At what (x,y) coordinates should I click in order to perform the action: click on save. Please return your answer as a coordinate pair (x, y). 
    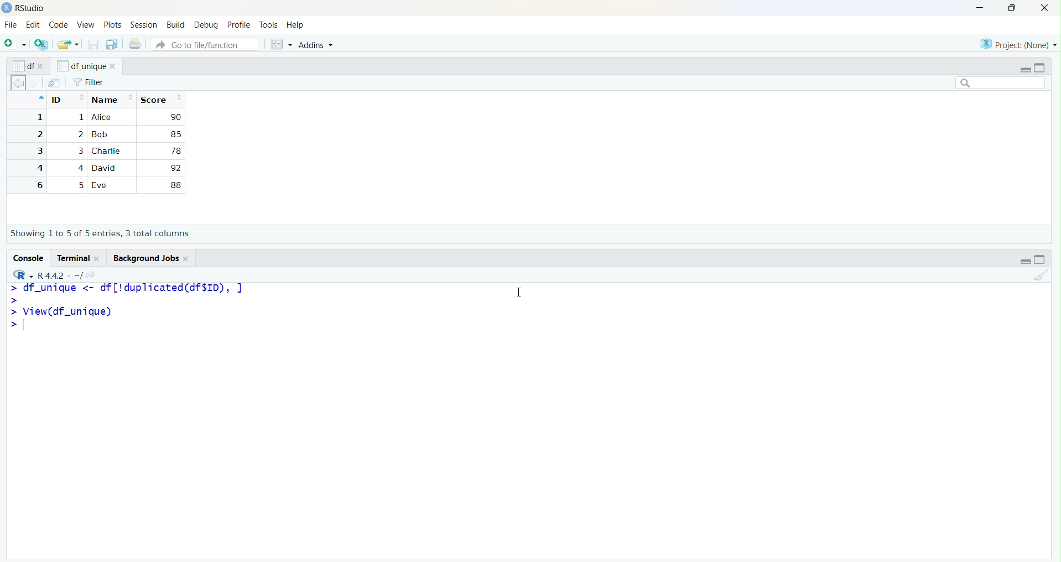
    Looking at the image, I should click on (93, 45).